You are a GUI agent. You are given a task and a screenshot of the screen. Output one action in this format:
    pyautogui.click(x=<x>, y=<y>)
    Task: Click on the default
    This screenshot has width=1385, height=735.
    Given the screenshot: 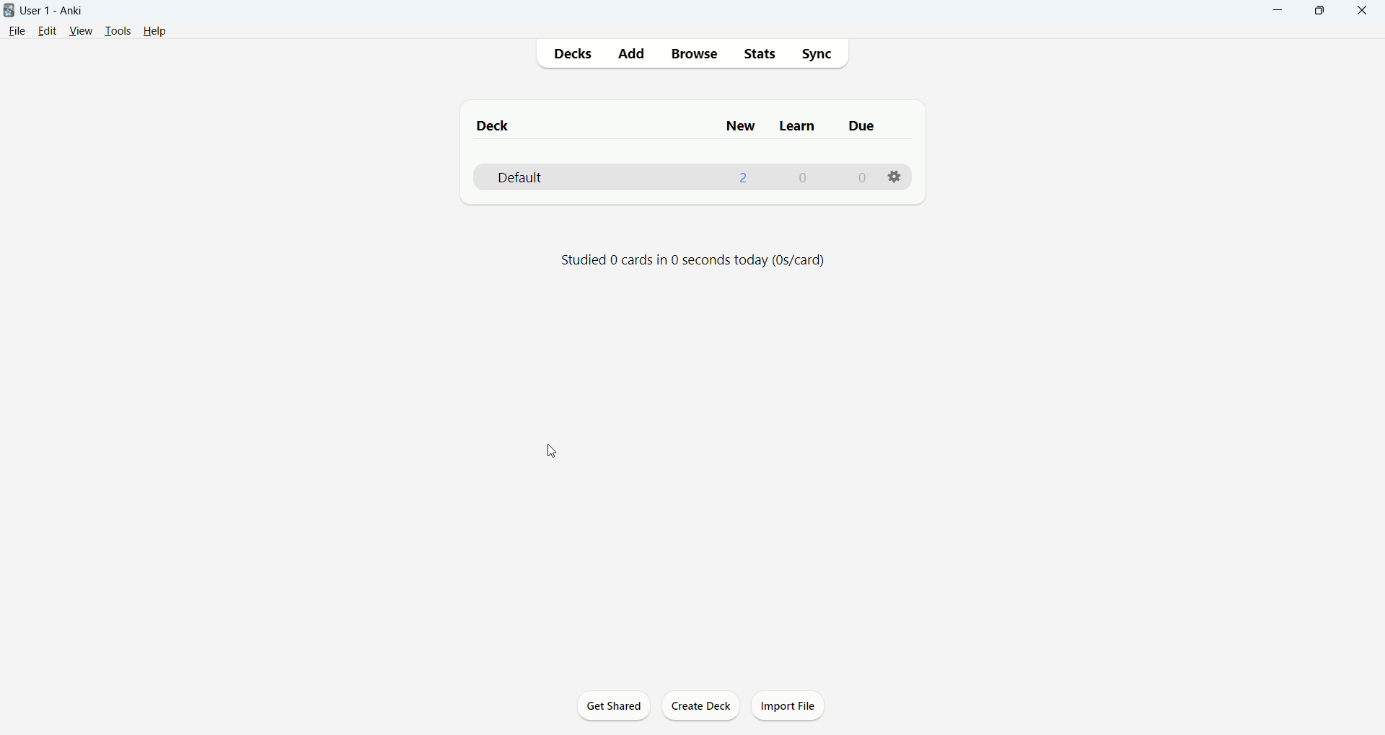 What is the action you would take?
    pyautogui.click(x=518, y=178)
    